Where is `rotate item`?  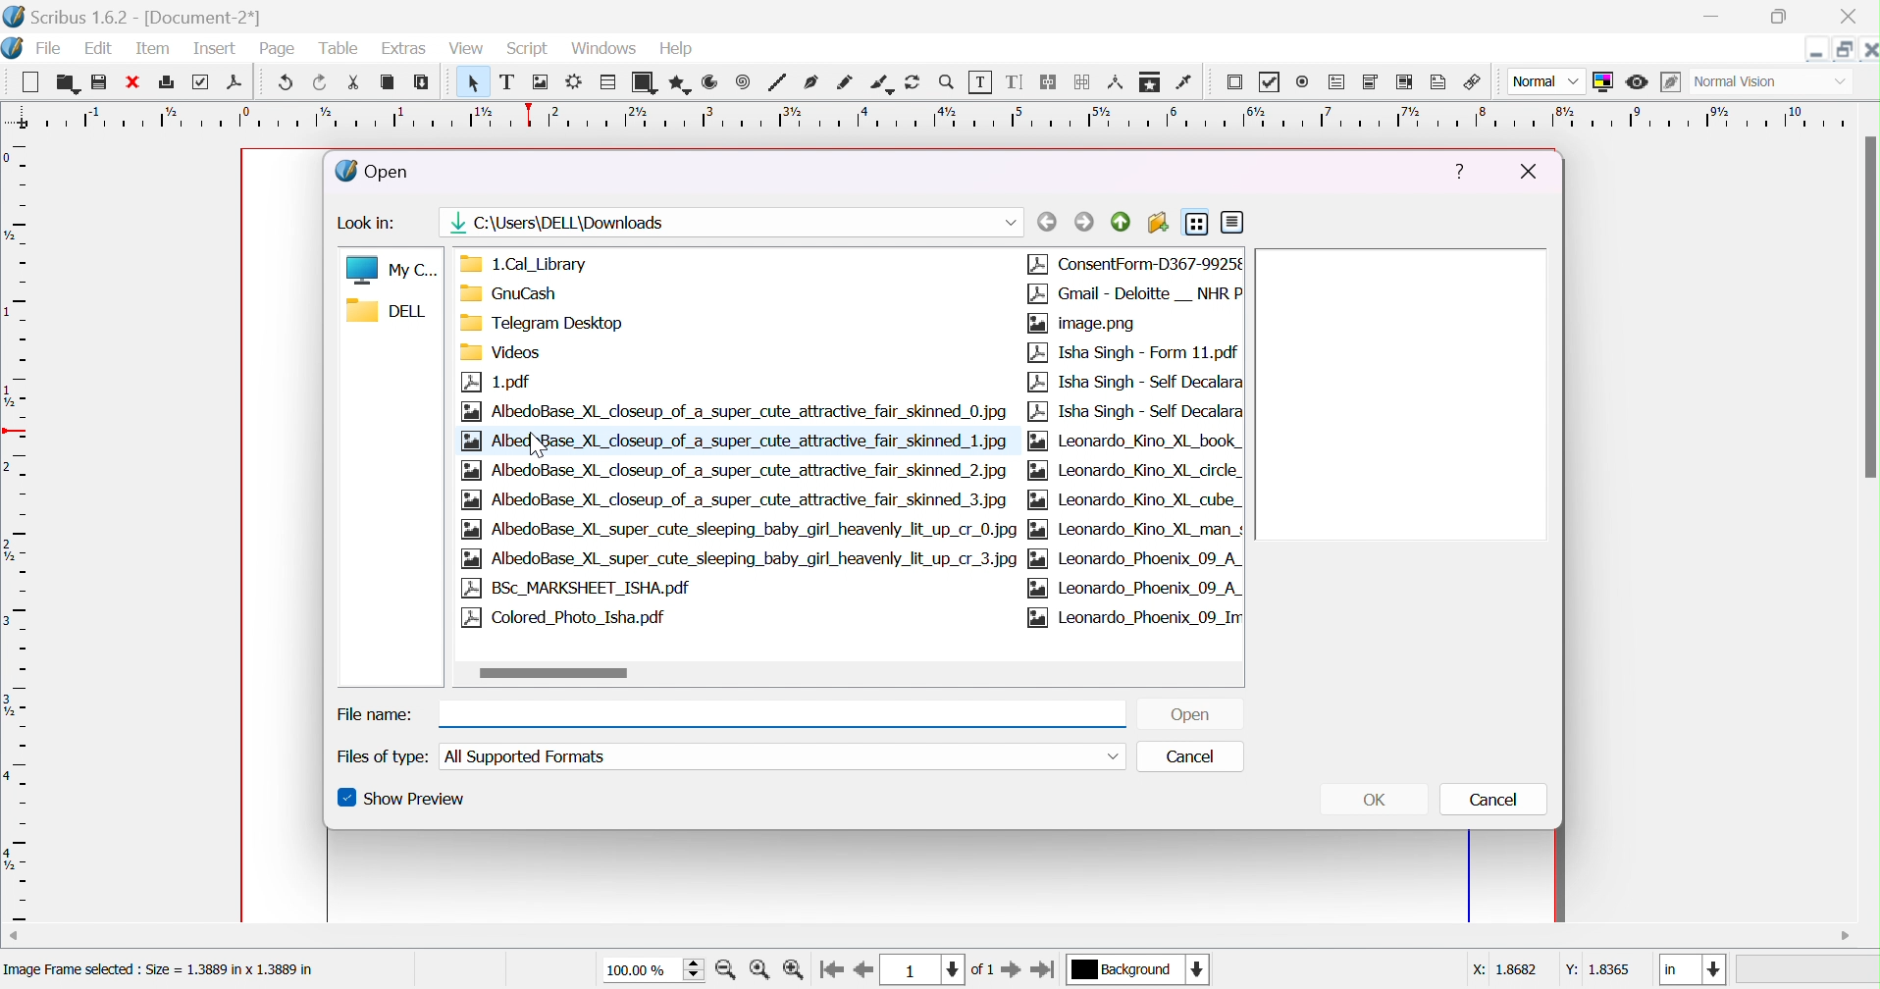 rotate item is located at coordinates (914, 81).